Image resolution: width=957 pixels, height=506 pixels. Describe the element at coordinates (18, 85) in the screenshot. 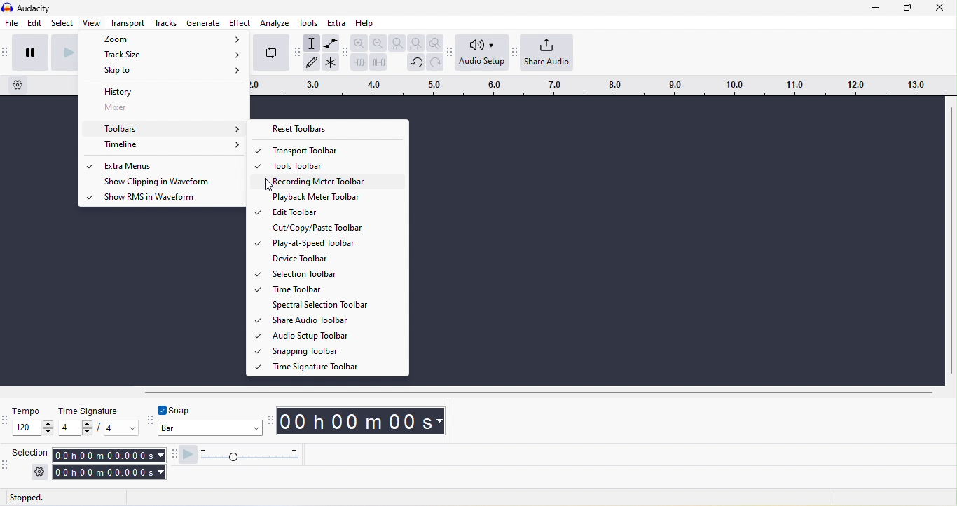

I see `timeline settings` at that location.